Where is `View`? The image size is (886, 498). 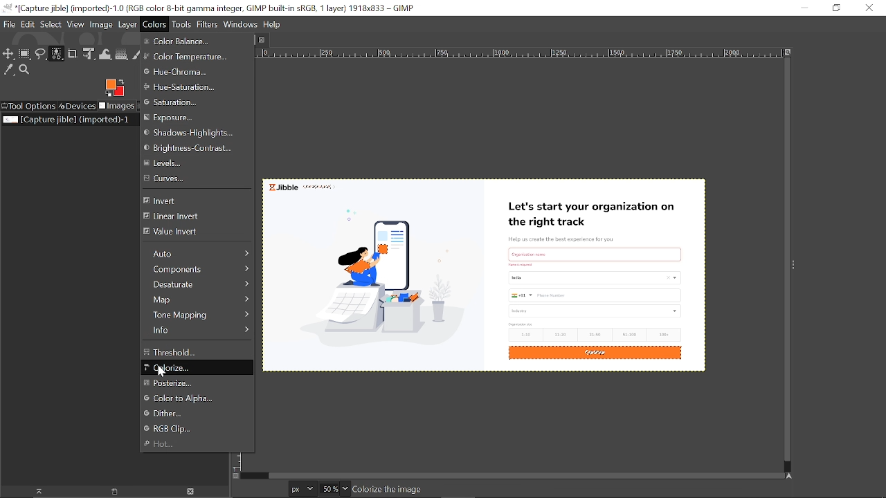
View is located at coordinates (76, 24).